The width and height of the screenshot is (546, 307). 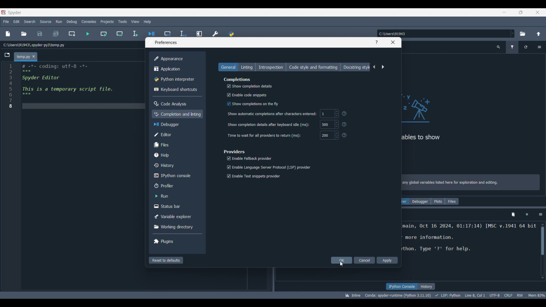 I want to click on Time to wait for all providers to return (ms):, so click(x=264, y=135).